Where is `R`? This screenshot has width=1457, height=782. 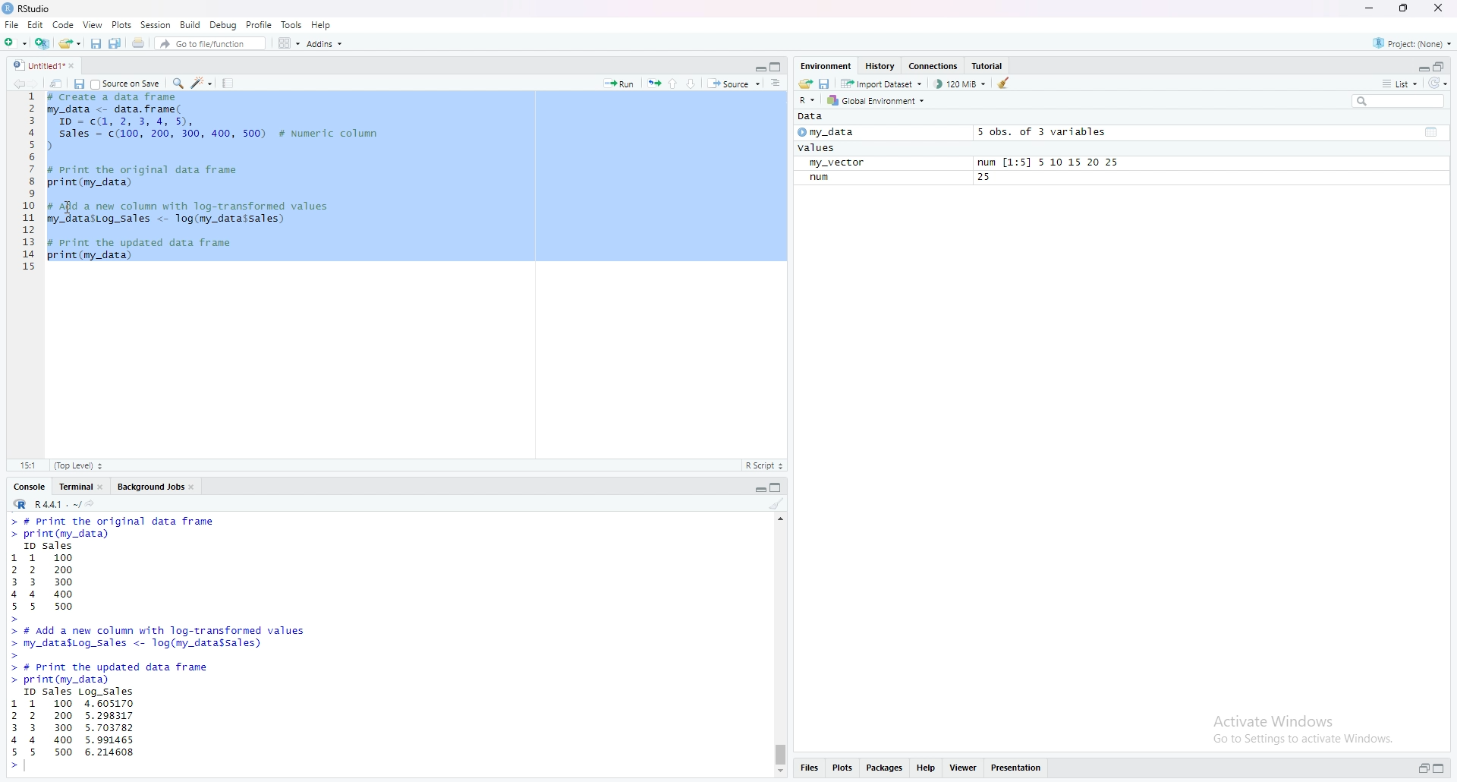
R is located at coordinates (20, 505).